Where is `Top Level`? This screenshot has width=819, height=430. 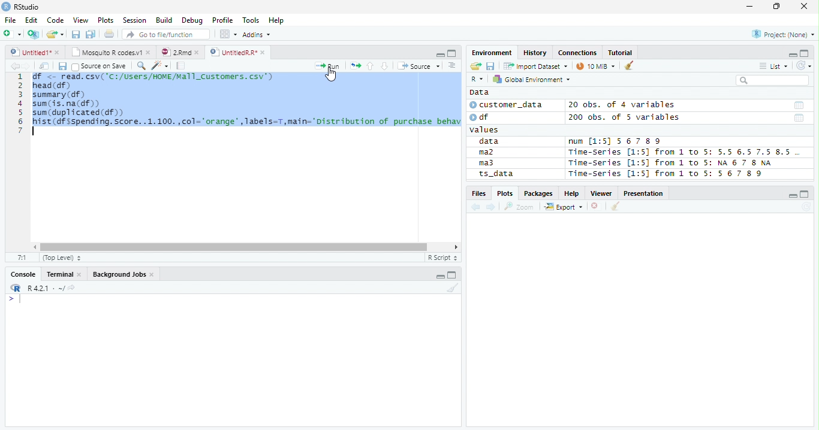 Top Level is located at coordinates (61, 258).